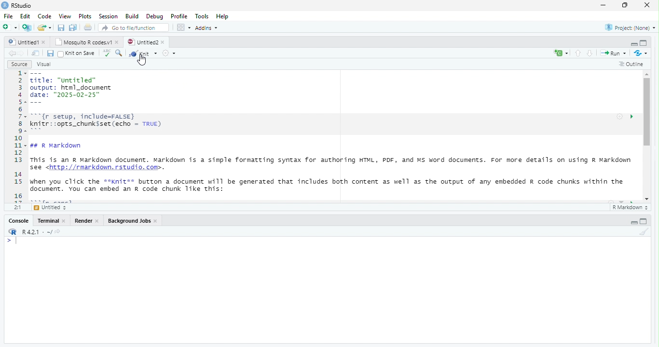 This screenshot has height=347, width=659. What do you see at coordinates (110, 16) in the screenshot?
I see `Session` at bounding box center [110, 16].